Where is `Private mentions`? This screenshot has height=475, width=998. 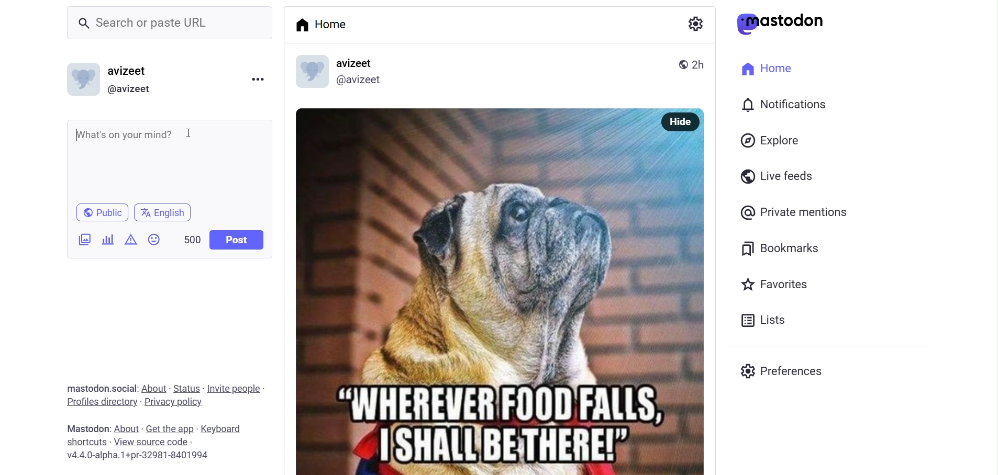
Private mentions is located at coordinates (808, 214).